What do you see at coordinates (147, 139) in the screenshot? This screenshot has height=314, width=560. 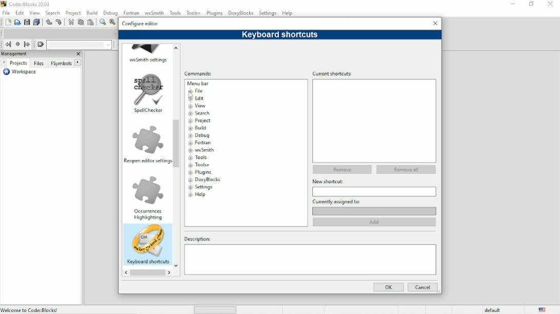 I see `Image` at bounding box center [147, 139].